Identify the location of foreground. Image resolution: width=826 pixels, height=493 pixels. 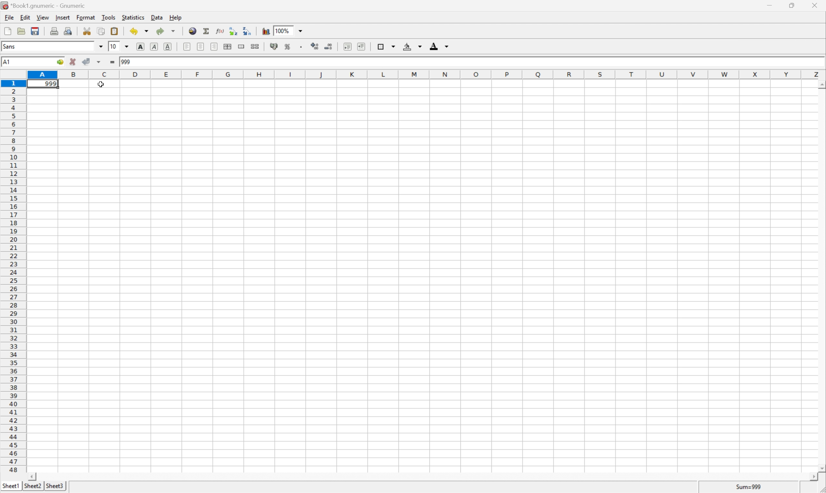
(439, 46).